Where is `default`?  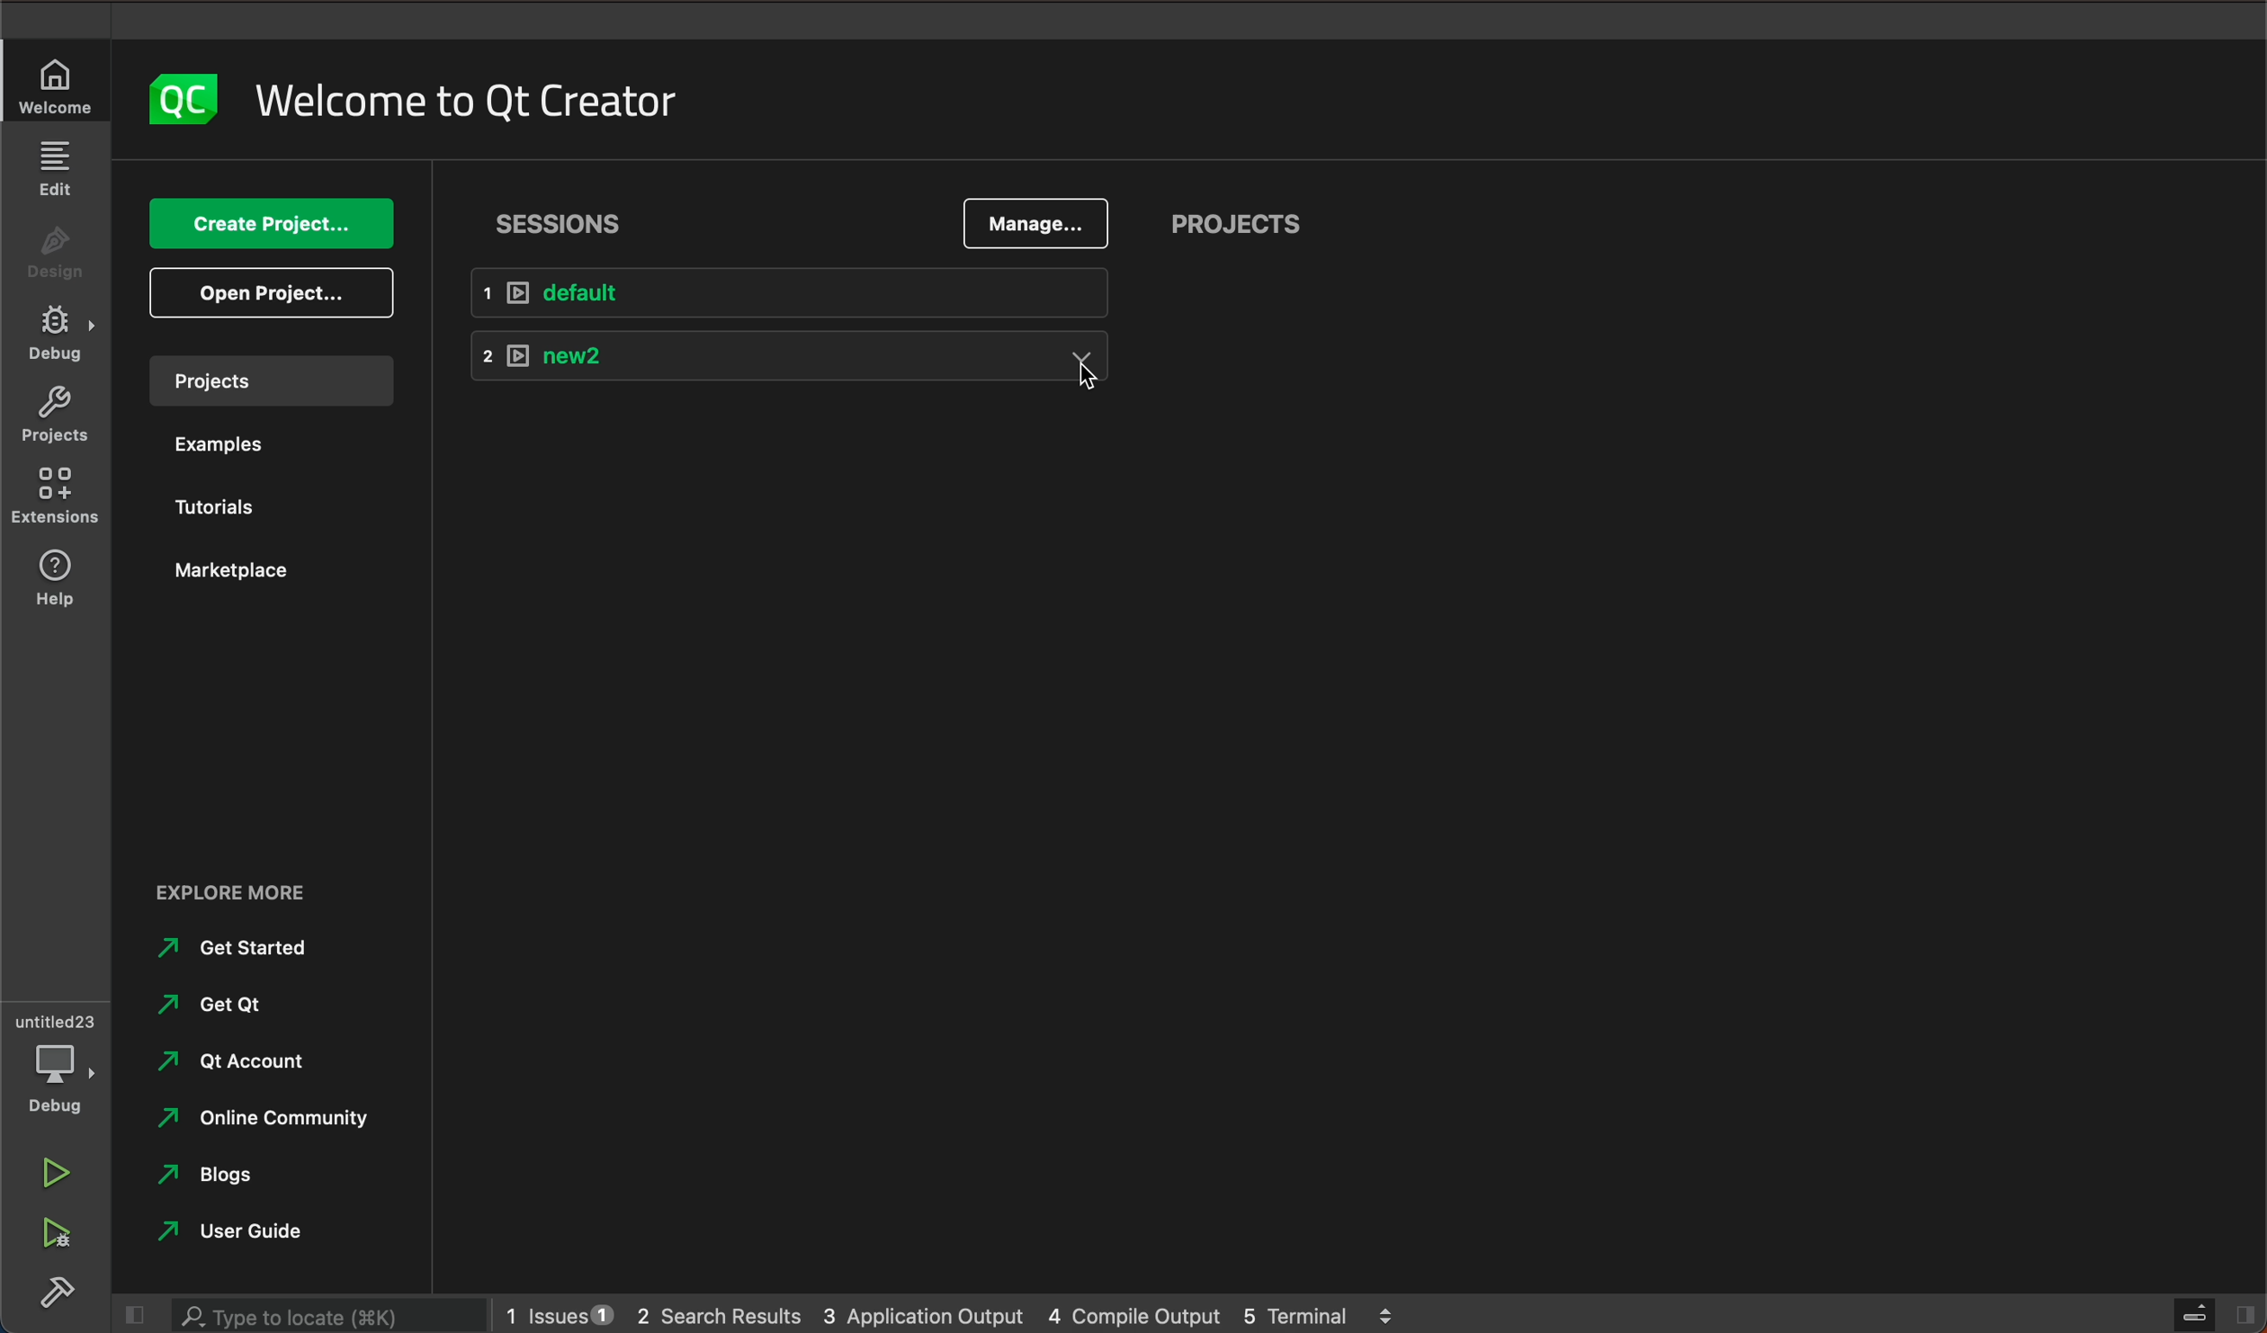
default is located at coordinates (787, 291).